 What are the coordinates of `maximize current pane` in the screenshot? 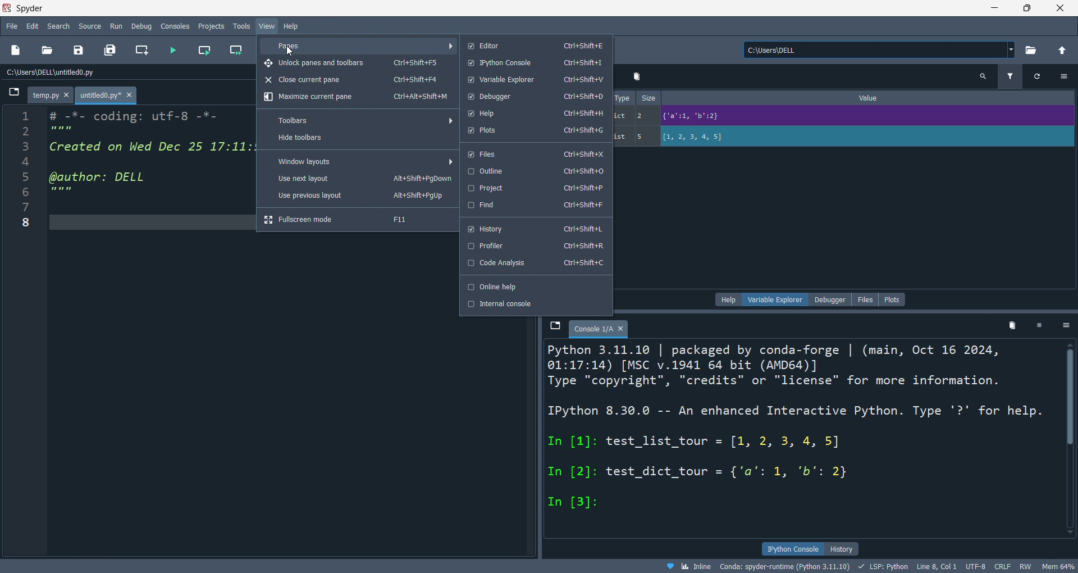 It's located at (355, 98).